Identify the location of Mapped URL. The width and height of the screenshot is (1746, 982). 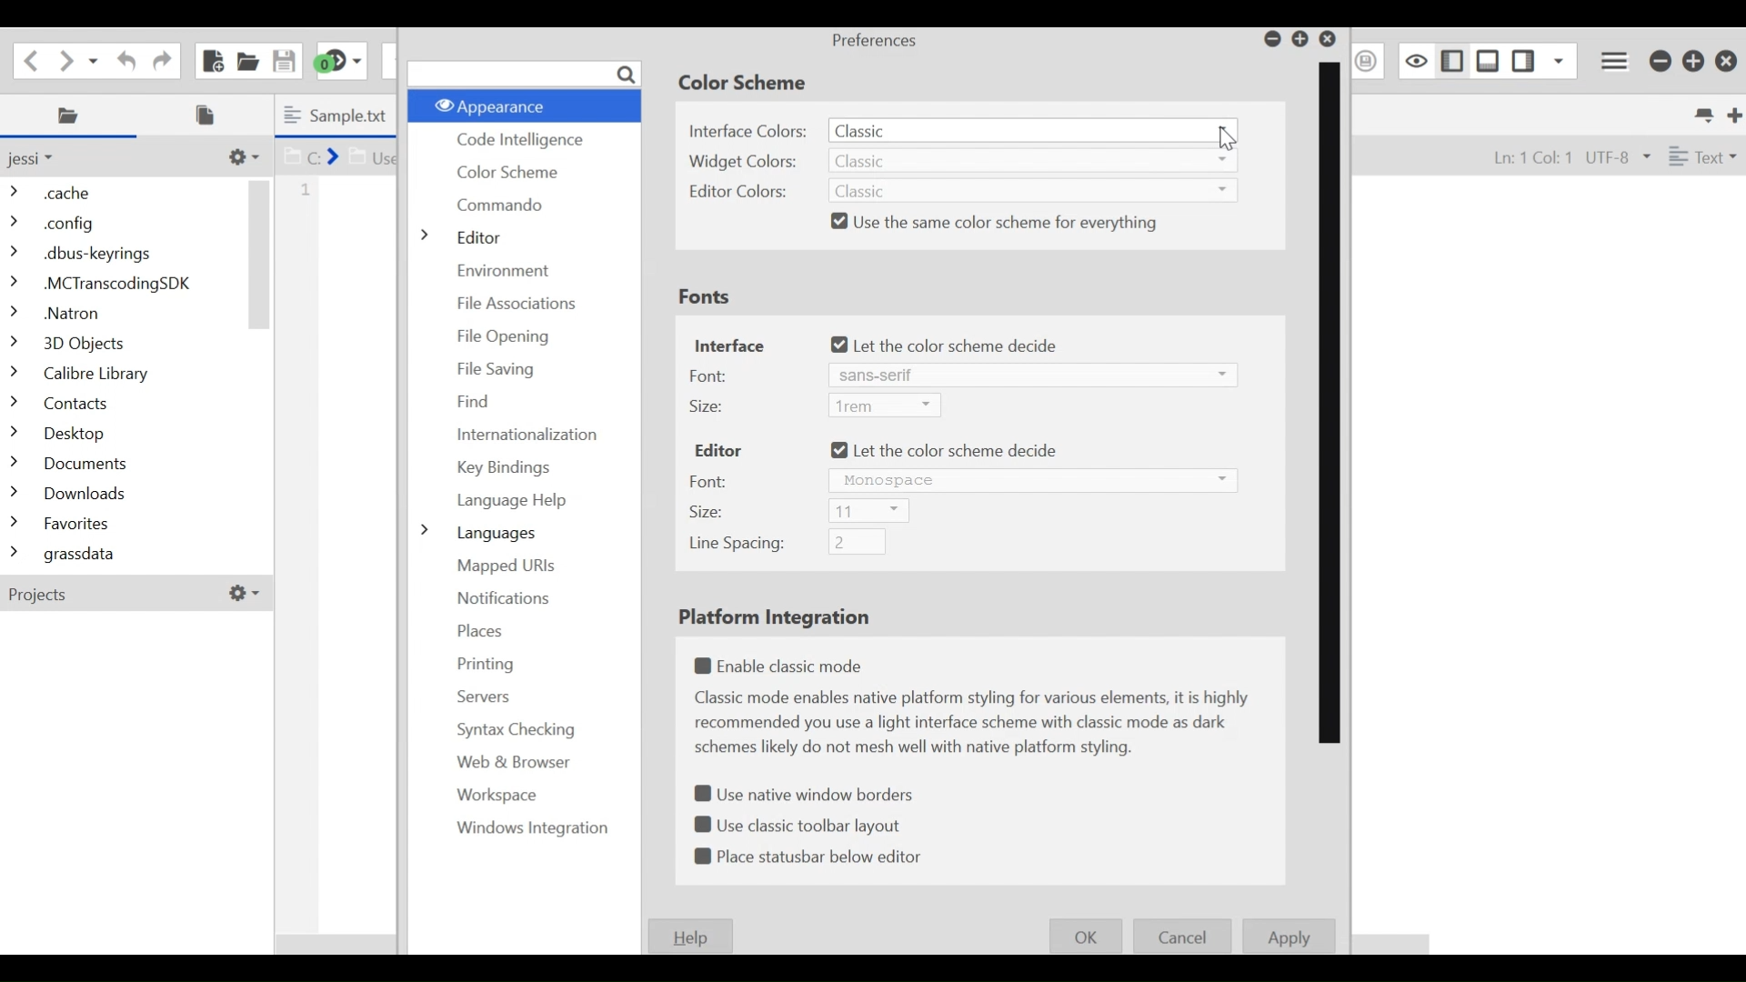
(506, 566).